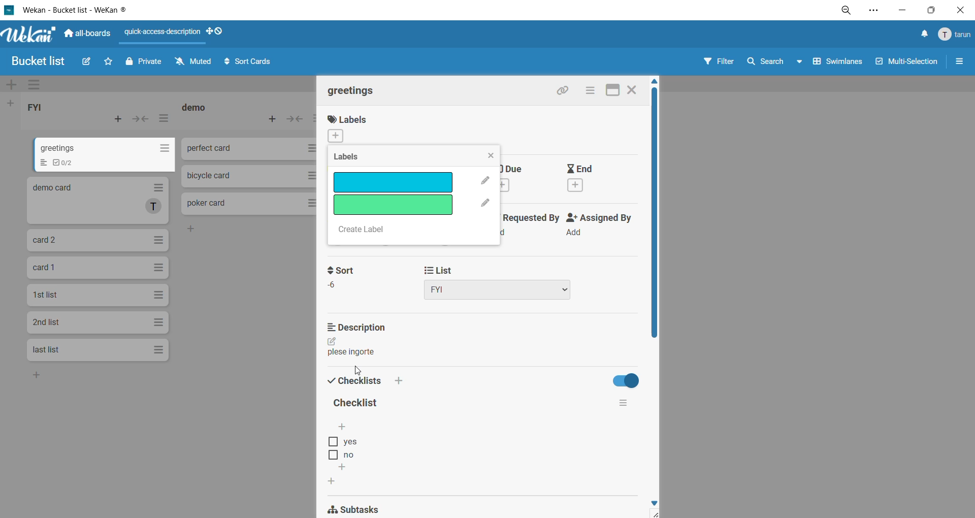 The height and width of the screenshot is (518, 975). Describe the element at coordinates (193, 60) in the screenshot. I see `muted` at that location.